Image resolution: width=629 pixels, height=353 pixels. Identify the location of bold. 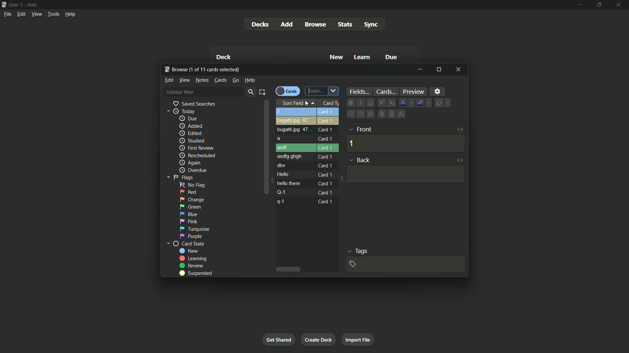
(351, 102).